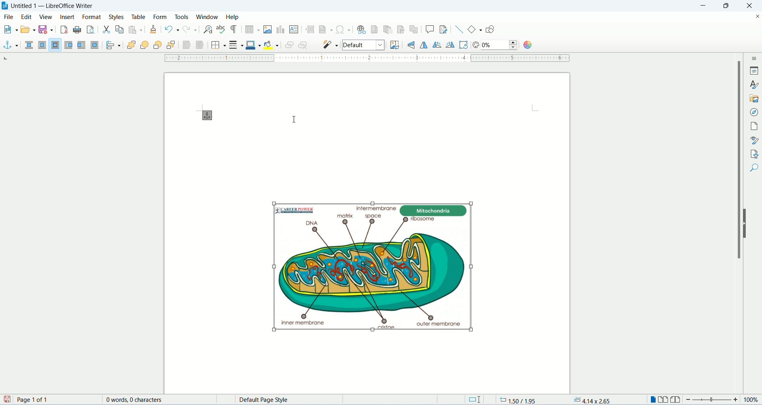 The width and height of the screenshot is (762, 405). I want to click on view, so click(46, 17).